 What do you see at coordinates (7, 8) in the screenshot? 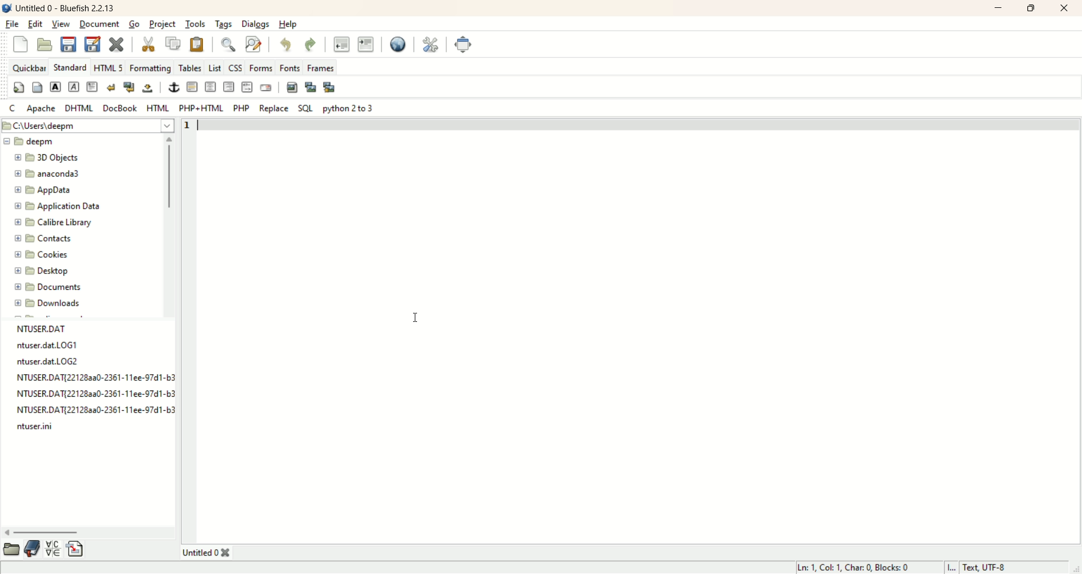
I see `logo` at bounding box center [7, 8].